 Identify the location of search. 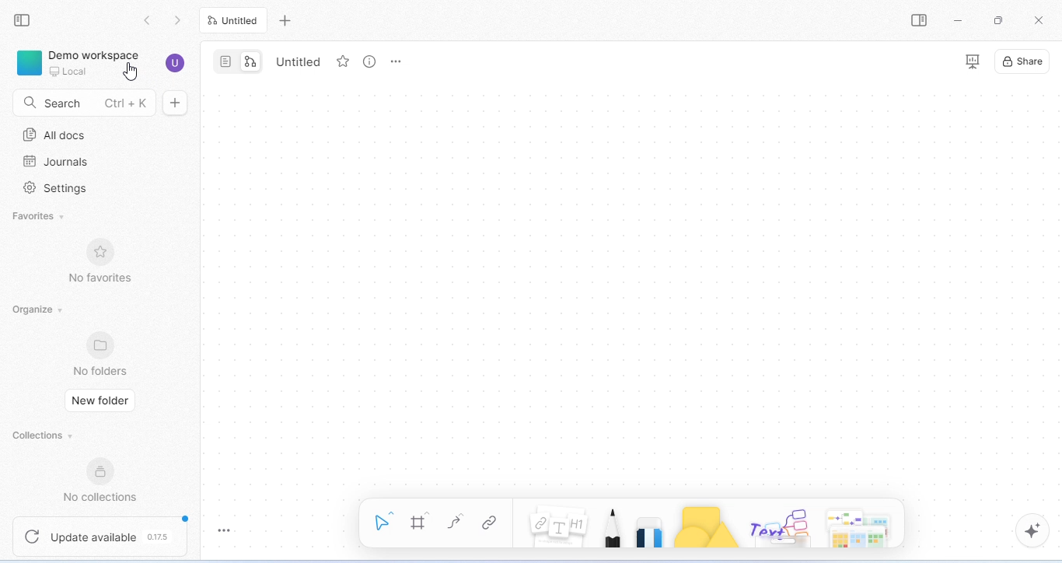
(85, 103).